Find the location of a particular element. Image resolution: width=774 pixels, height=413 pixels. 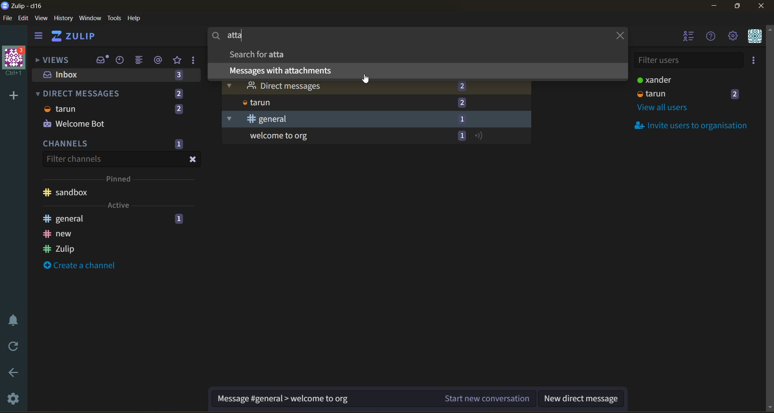

1 is located at coordinates (462, 119).